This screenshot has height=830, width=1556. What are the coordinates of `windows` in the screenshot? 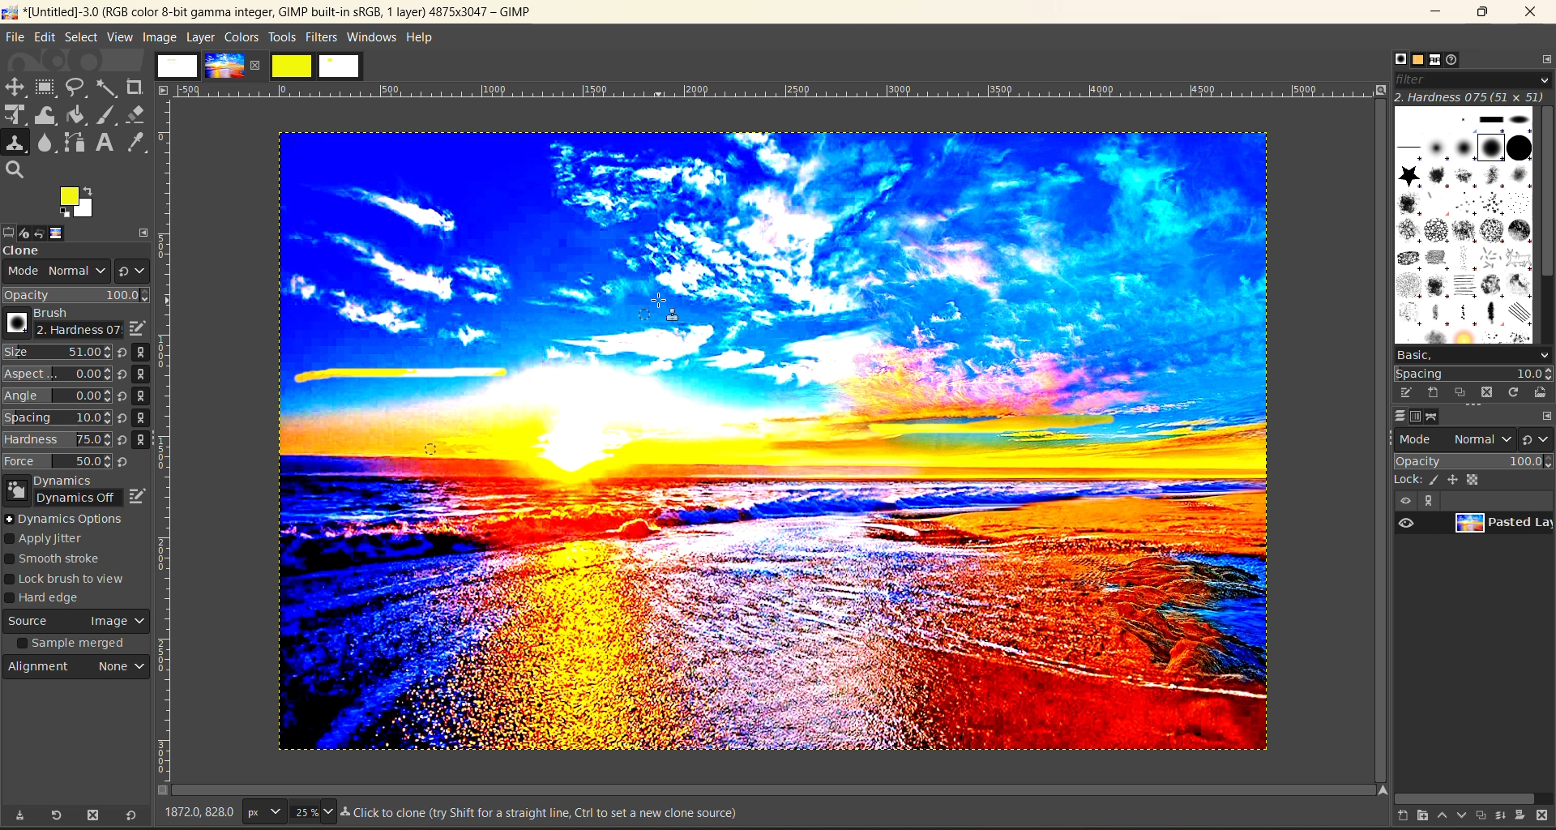 It's located at (373, 37).